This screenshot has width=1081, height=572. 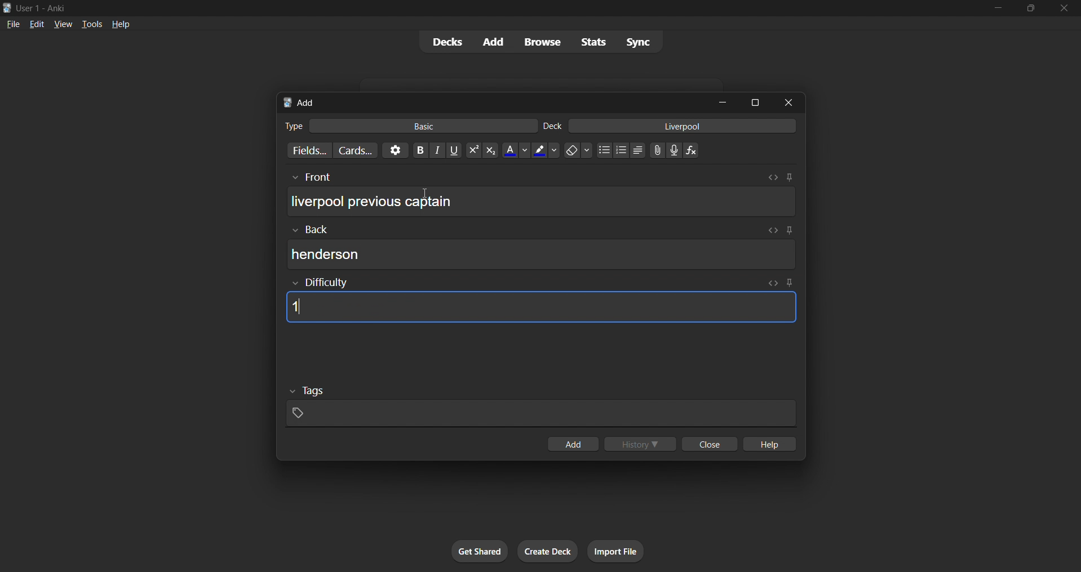 I want to click on dotted list, so click(x=604, y=151).